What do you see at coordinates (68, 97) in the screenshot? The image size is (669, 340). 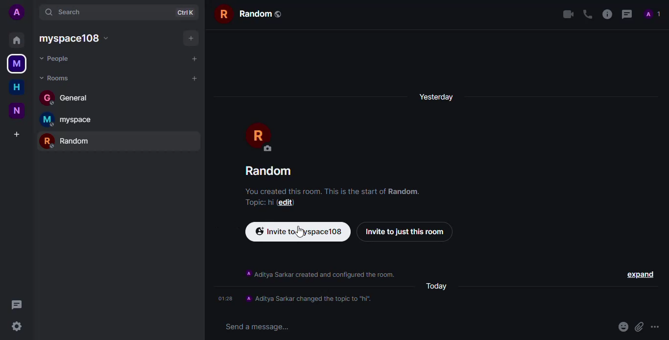 I see `general` at bounding box center [68, 97].